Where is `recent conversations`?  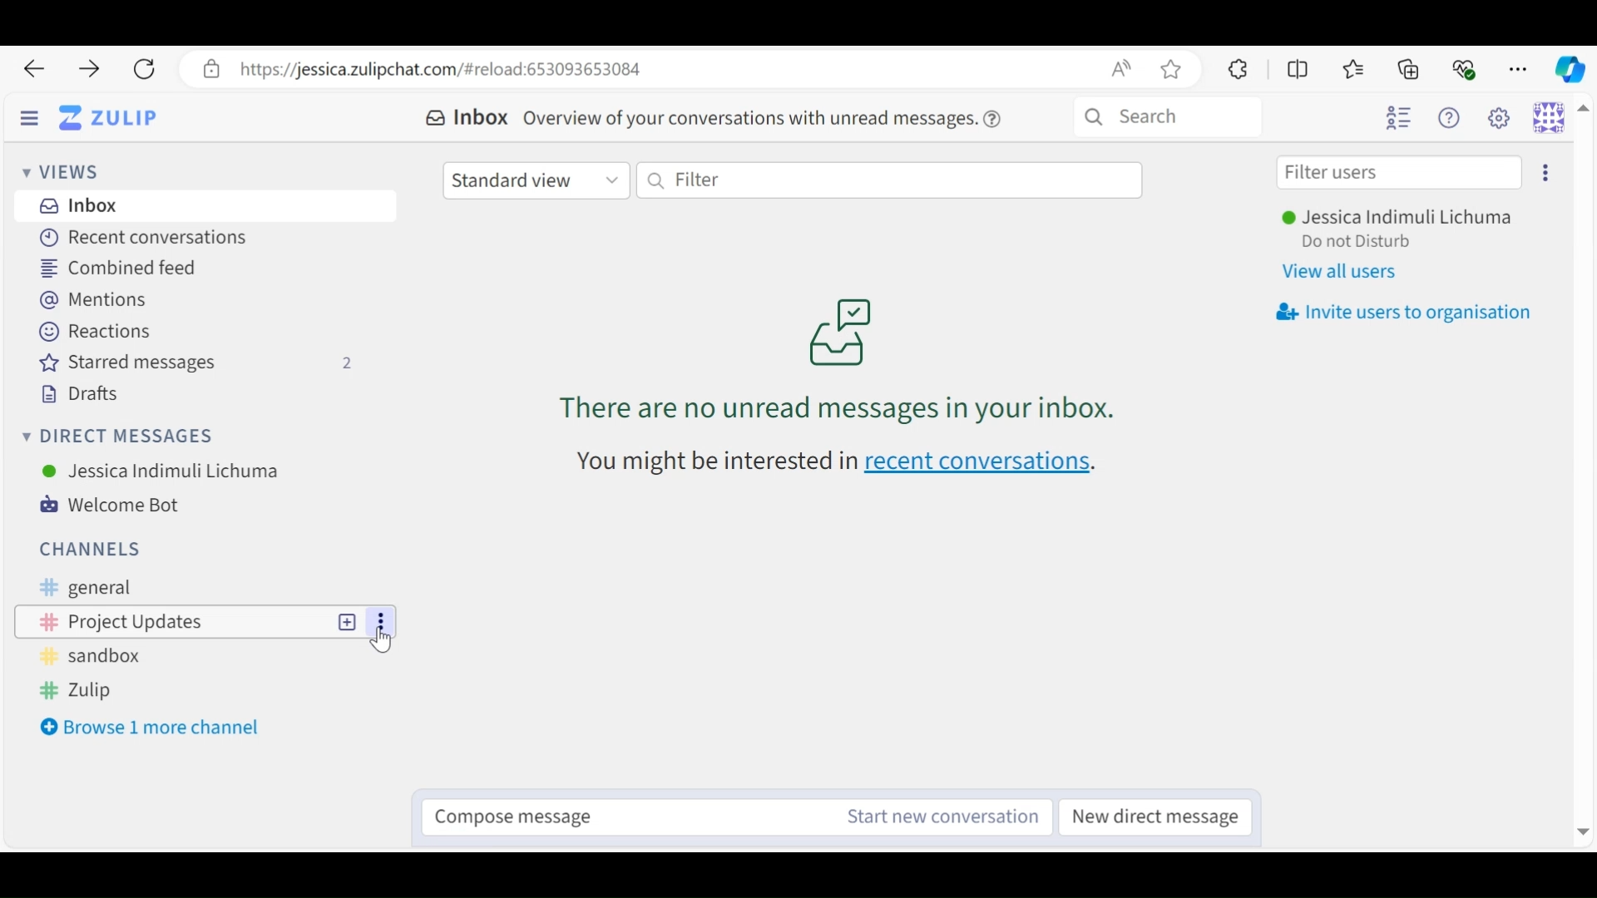
recent conversations is located at coordinates (847, 466).